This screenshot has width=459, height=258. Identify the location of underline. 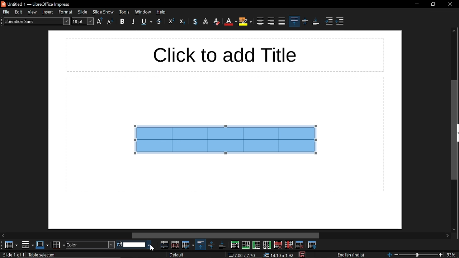
(147, 22).